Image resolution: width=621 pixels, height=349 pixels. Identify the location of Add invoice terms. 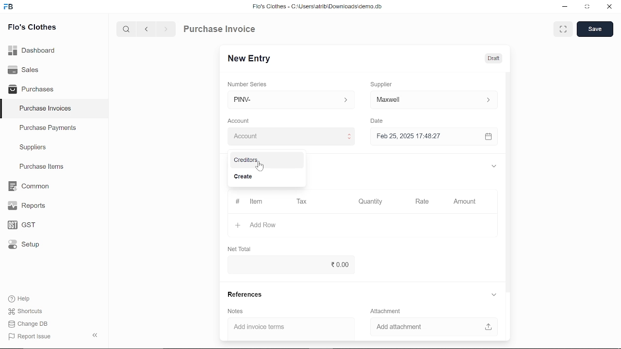
(286, 327).